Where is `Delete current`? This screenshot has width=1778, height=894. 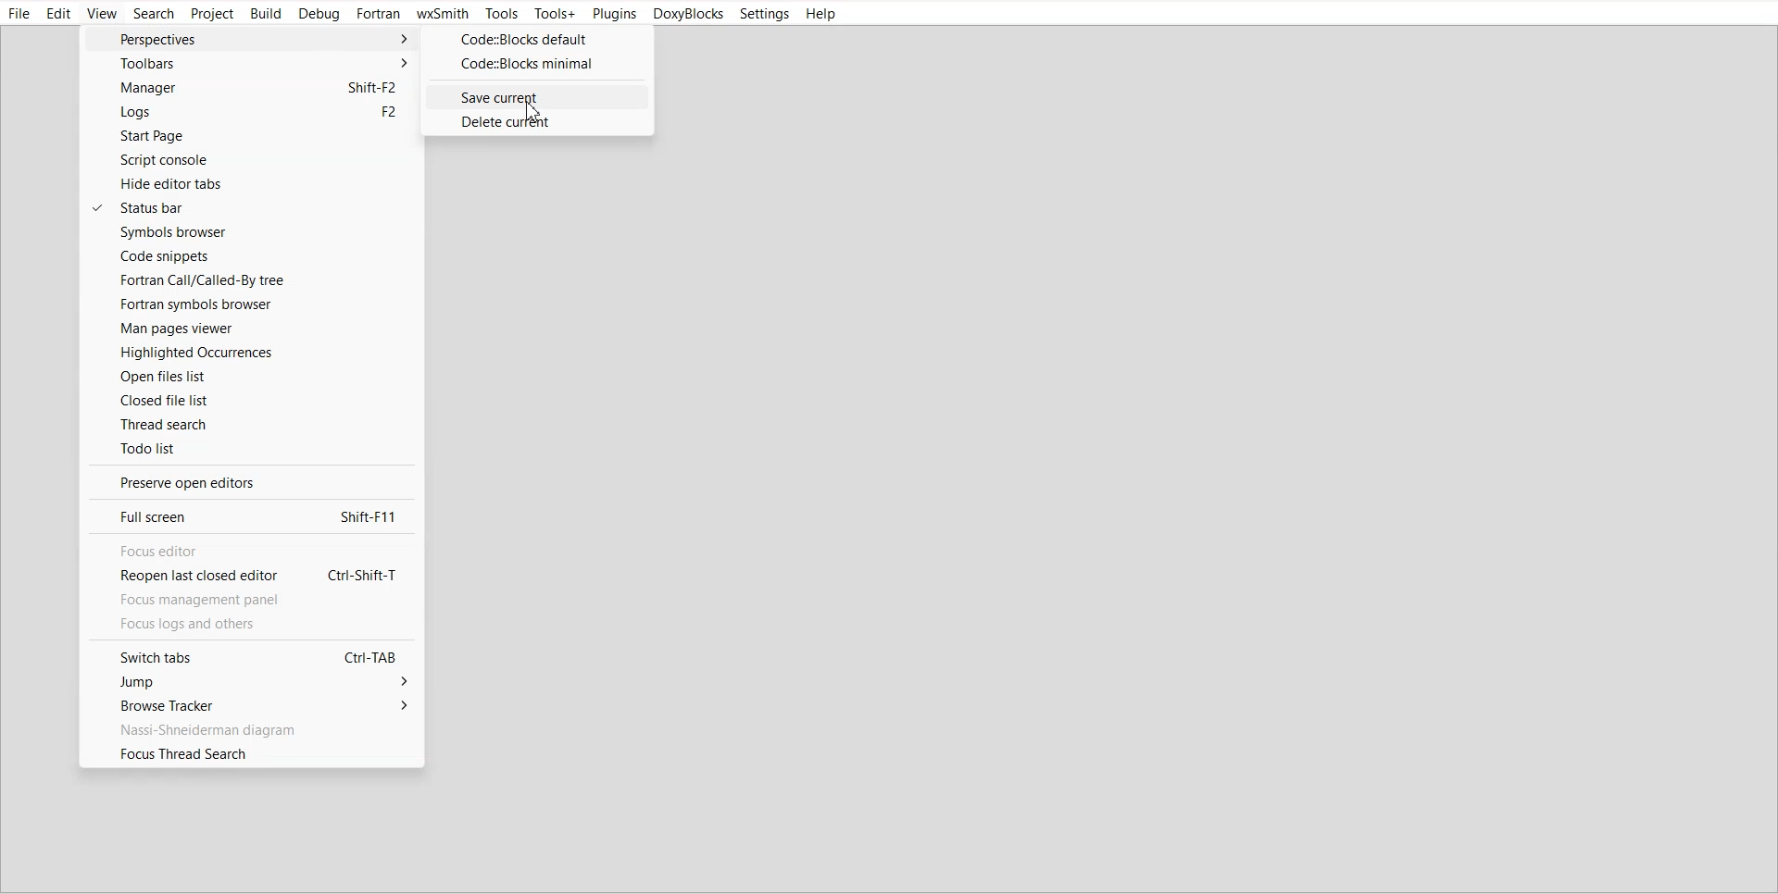
Delete current is located at coordinates (537, 122).